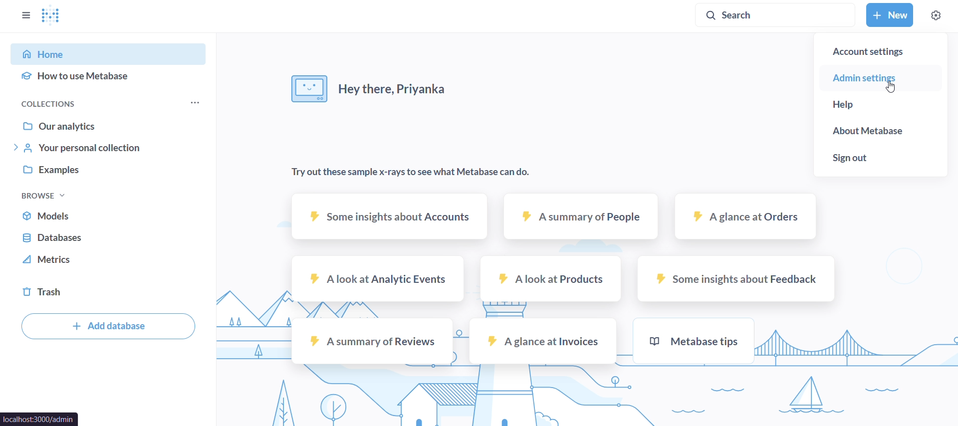  Describe the element at coordinates (743, 218) in the screenshot. I see `a glance at orders` at that location.